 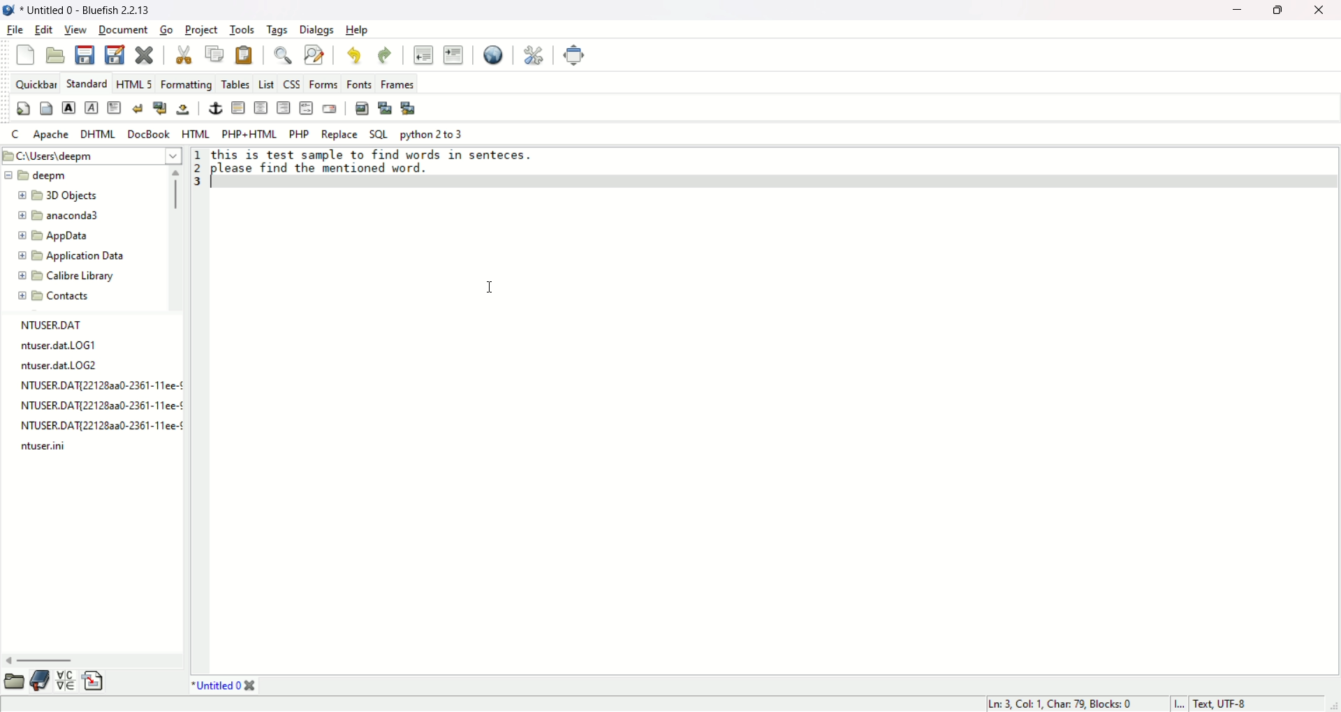 What do you see at coordinates (361, 108) in the screenshot?
I see `insert image` at bounding box center [361, 108].